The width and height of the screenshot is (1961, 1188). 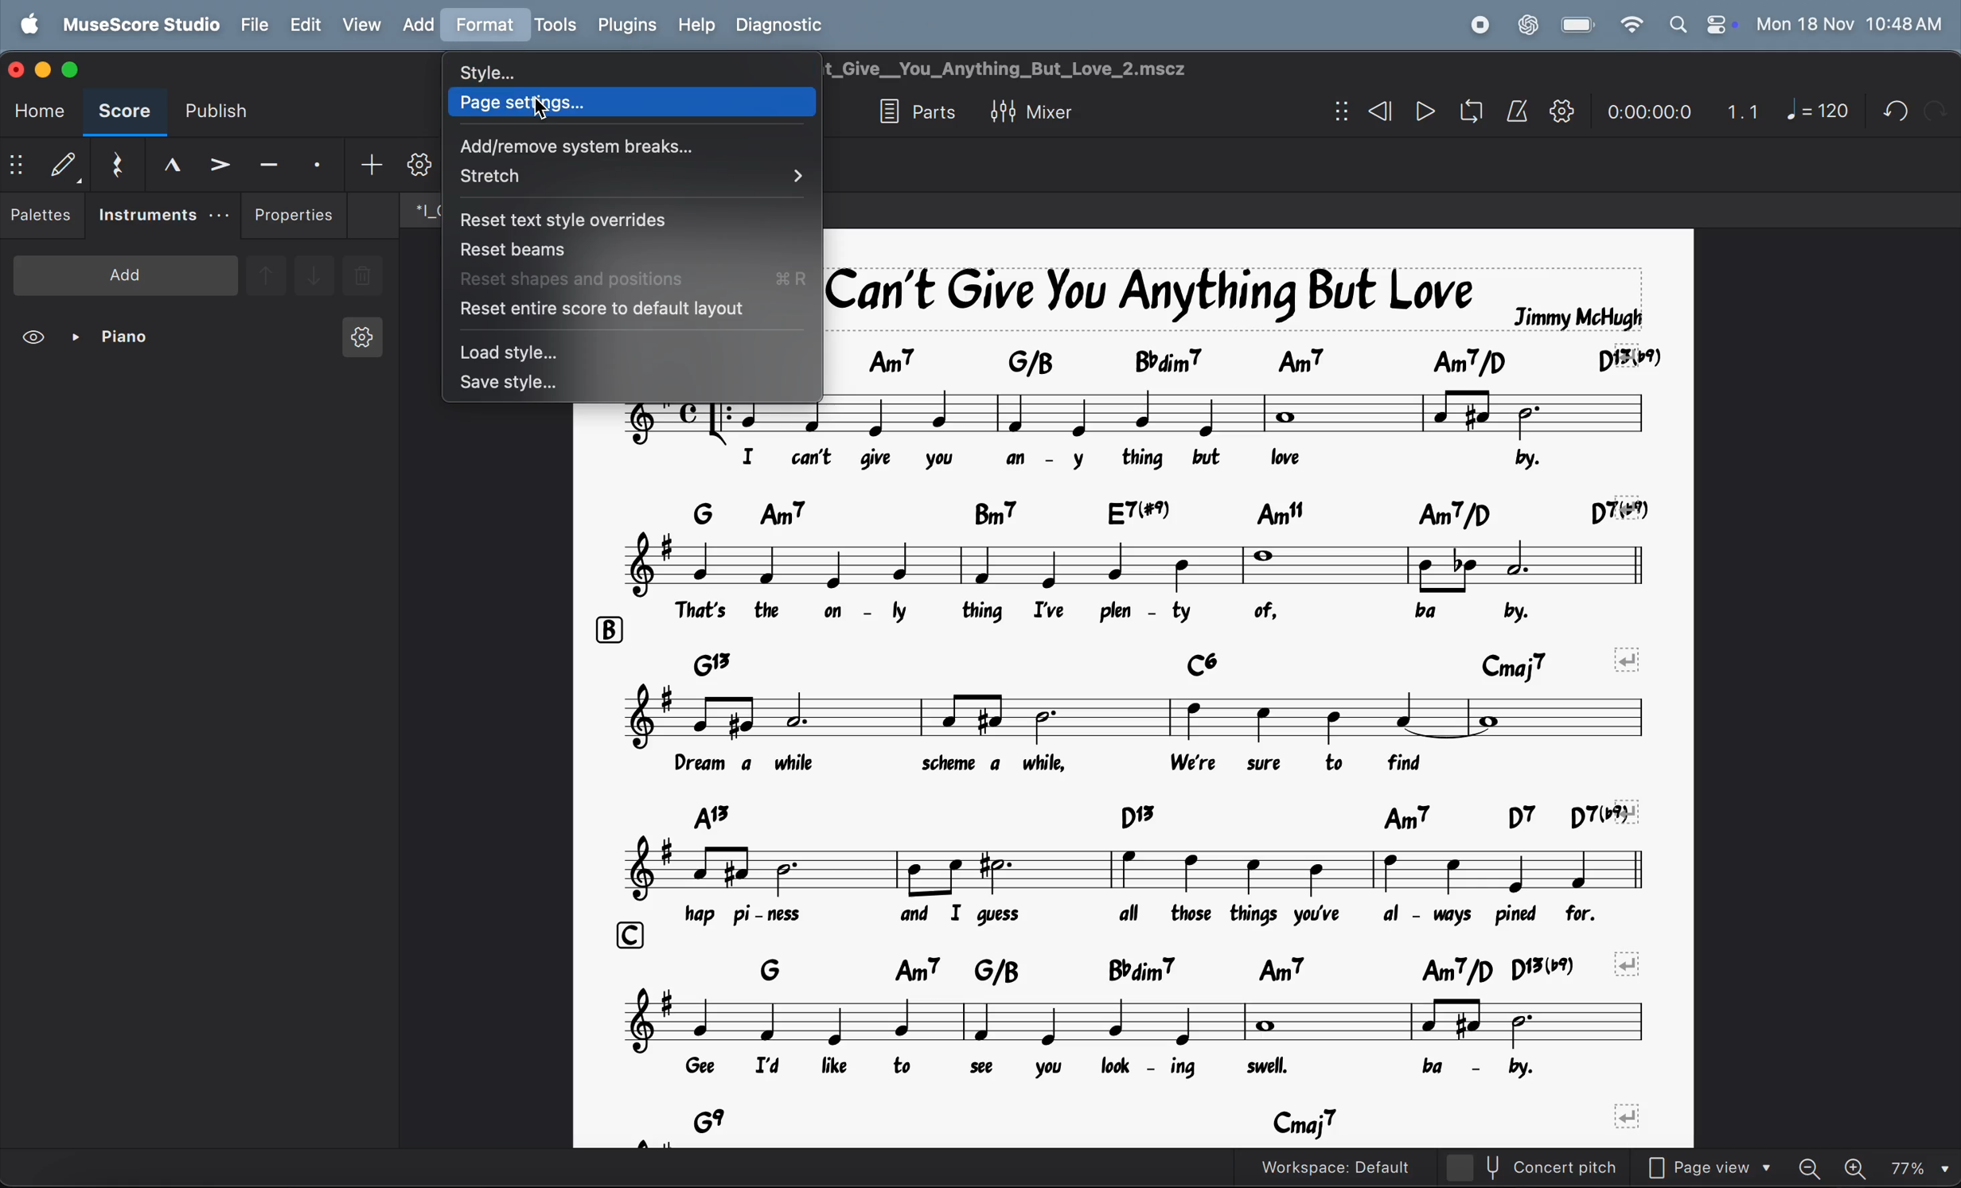 I want to click on reset shapes and position, so click(x=634, y=278).